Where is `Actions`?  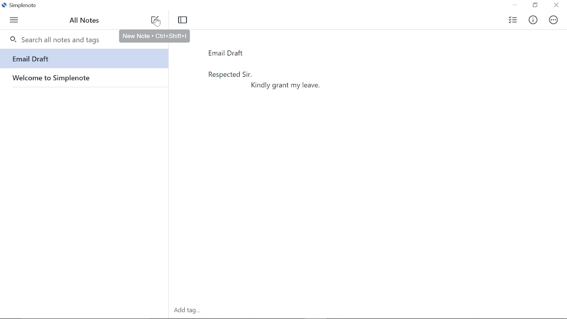 Actions is located at coordinates (554, 20).